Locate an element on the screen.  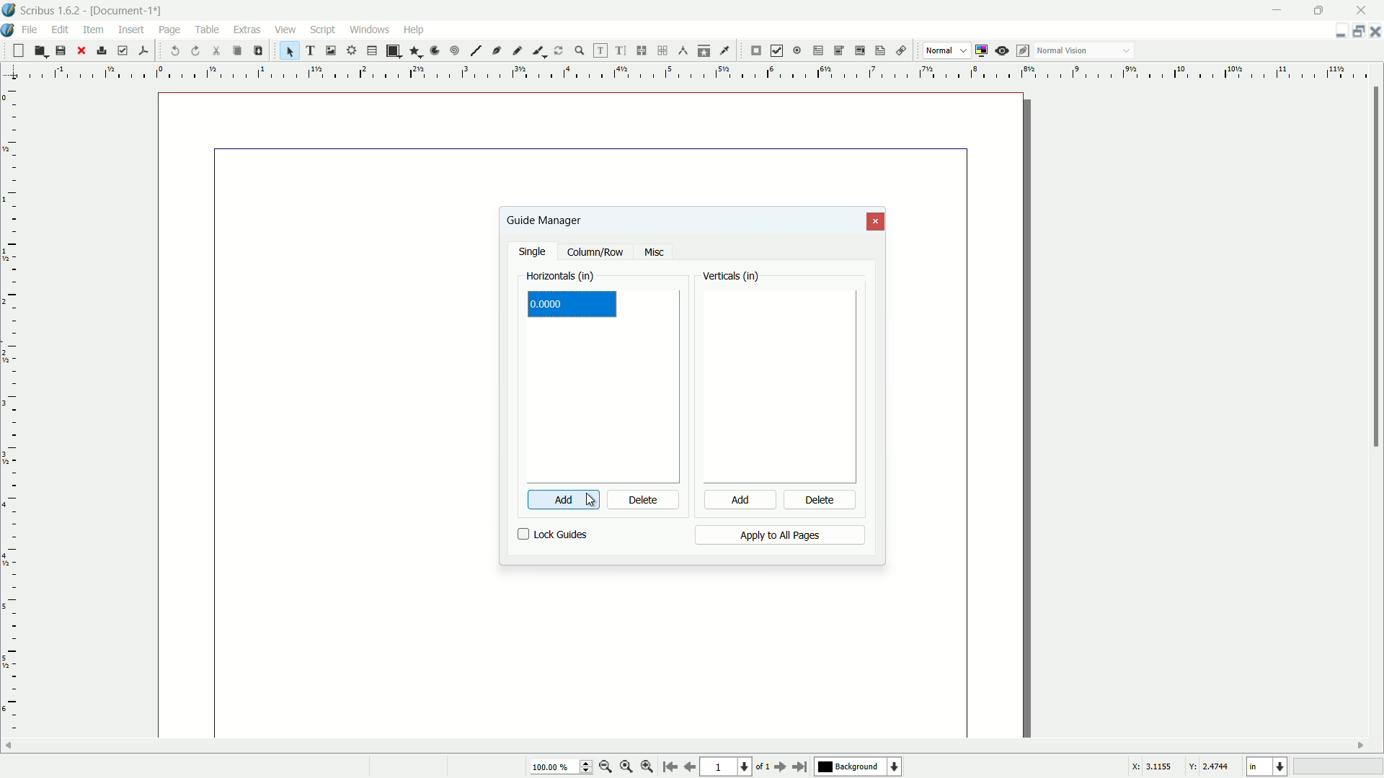
cursor is located at coordinates (598, 501).